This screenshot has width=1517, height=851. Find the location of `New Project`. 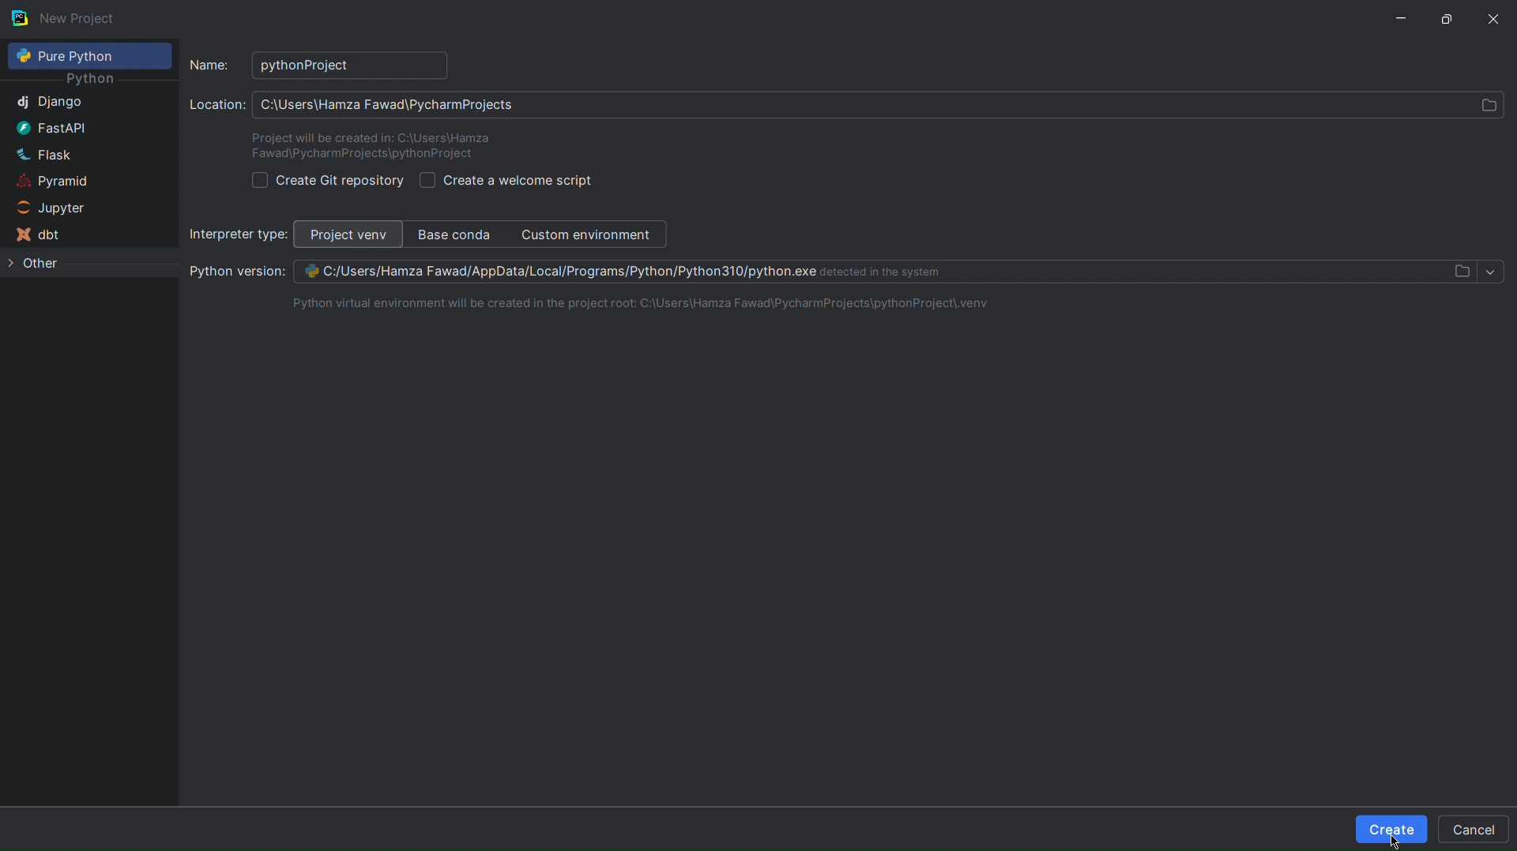

New Project is located at coordinates (66, 17).